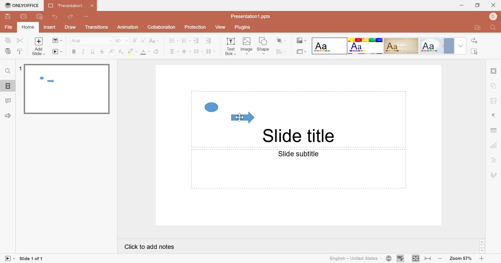  What do you see at coordinates (240, 118) in the screenshot?
I see `Cursor` at bounding box center [240, 118].